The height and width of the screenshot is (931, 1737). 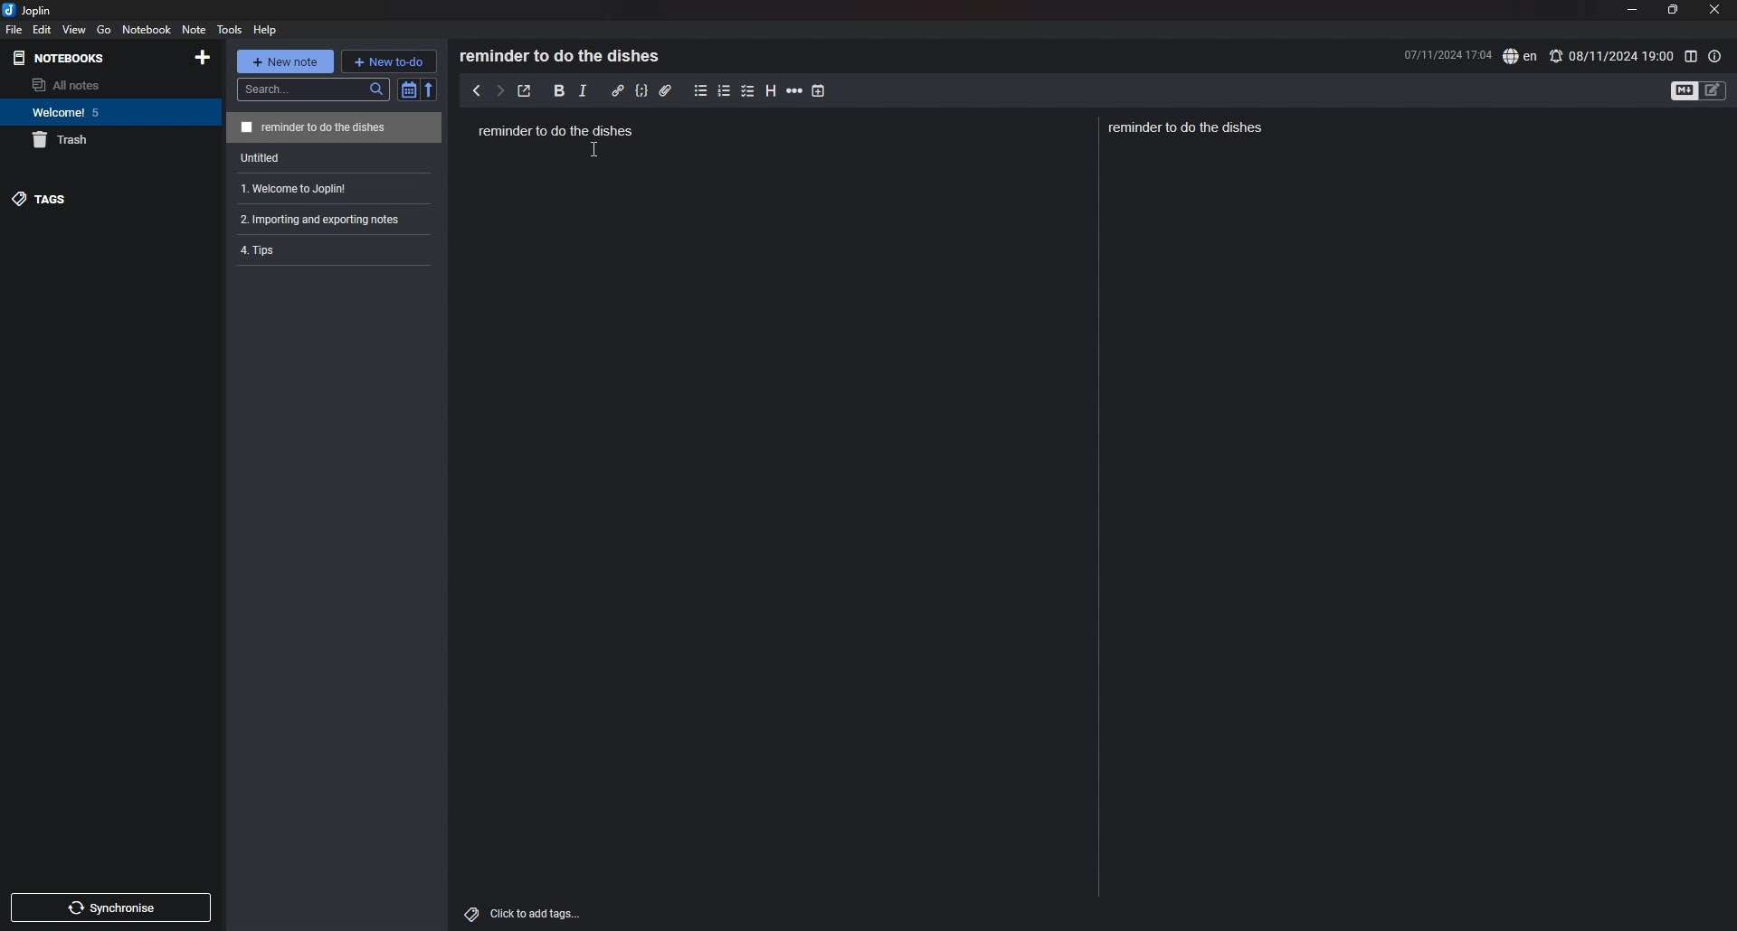 What do you see at coordinates (1621, 56) in the screenshot?
I see `alarm time` at bounding box center [1621, 56].